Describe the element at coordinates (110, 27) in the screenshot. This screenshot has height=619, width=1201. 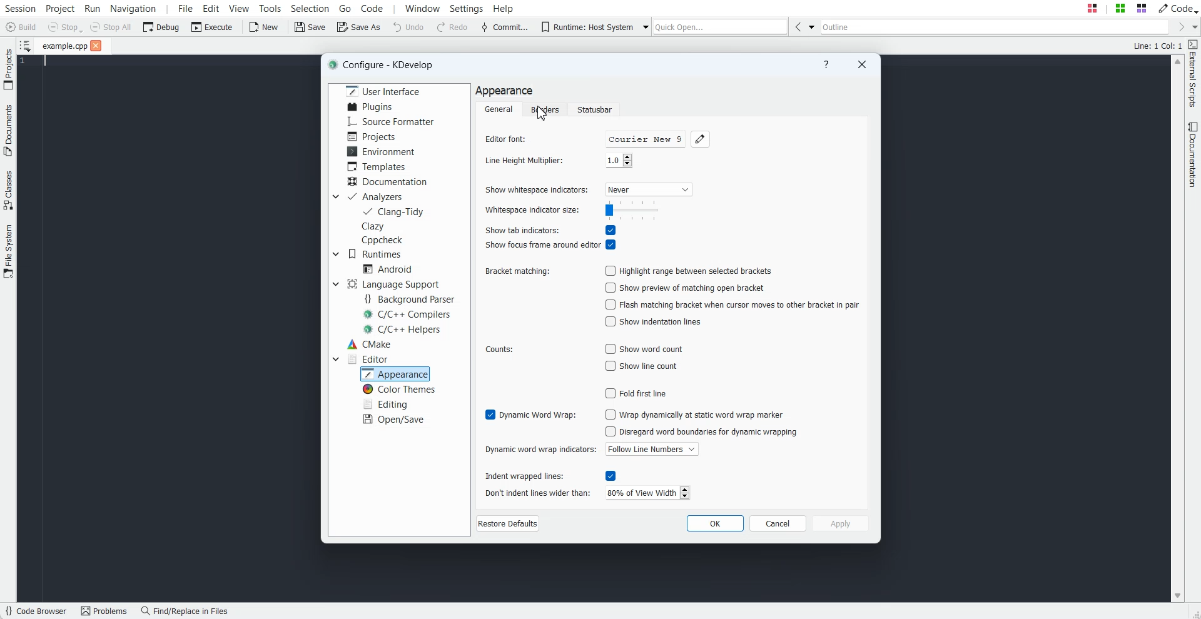
I see `Stop All` at that location.